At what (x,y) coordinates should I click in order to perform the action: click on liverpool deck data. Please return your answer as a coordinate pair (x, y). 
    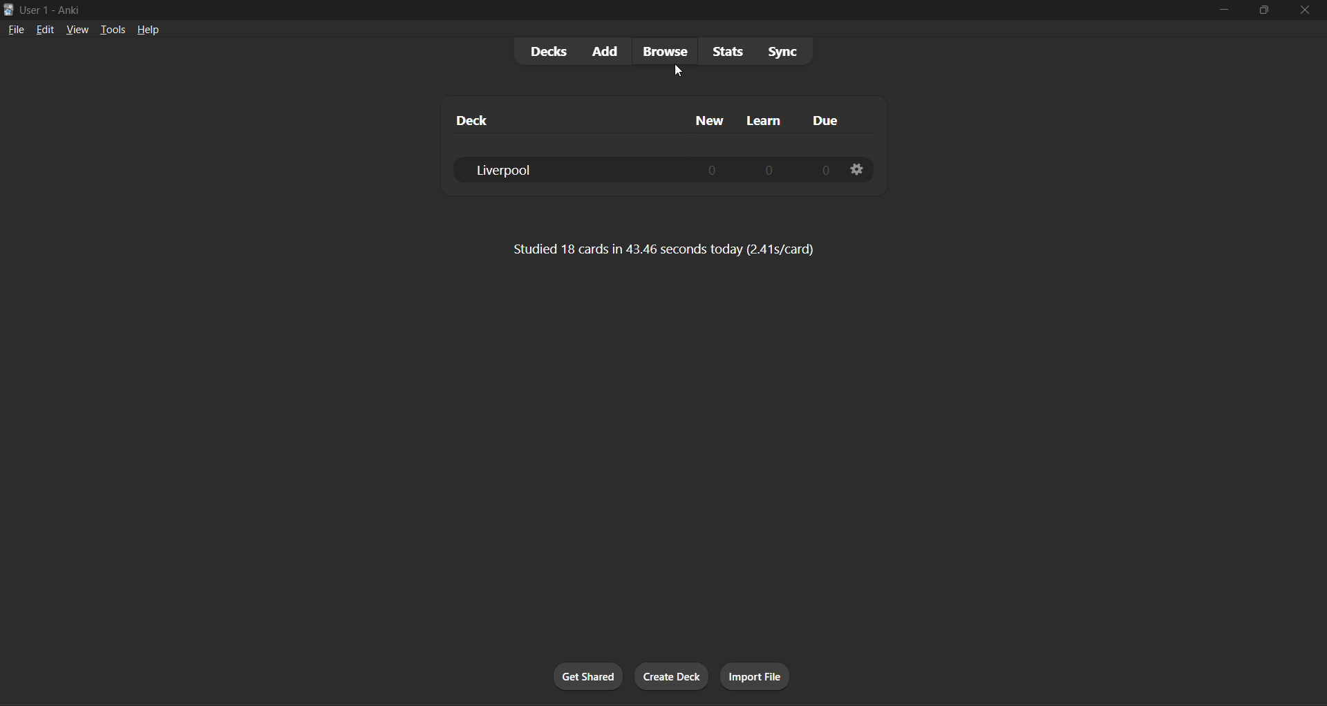
    Looking at the image, I should click on (572, 168).